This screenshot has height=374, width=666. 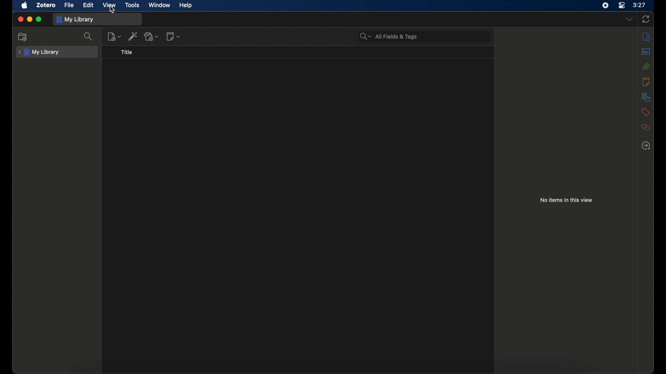 What do you see at coordinates (645, 66) in the screenshot?
I see `attachments` at bounding box center [645, 66].